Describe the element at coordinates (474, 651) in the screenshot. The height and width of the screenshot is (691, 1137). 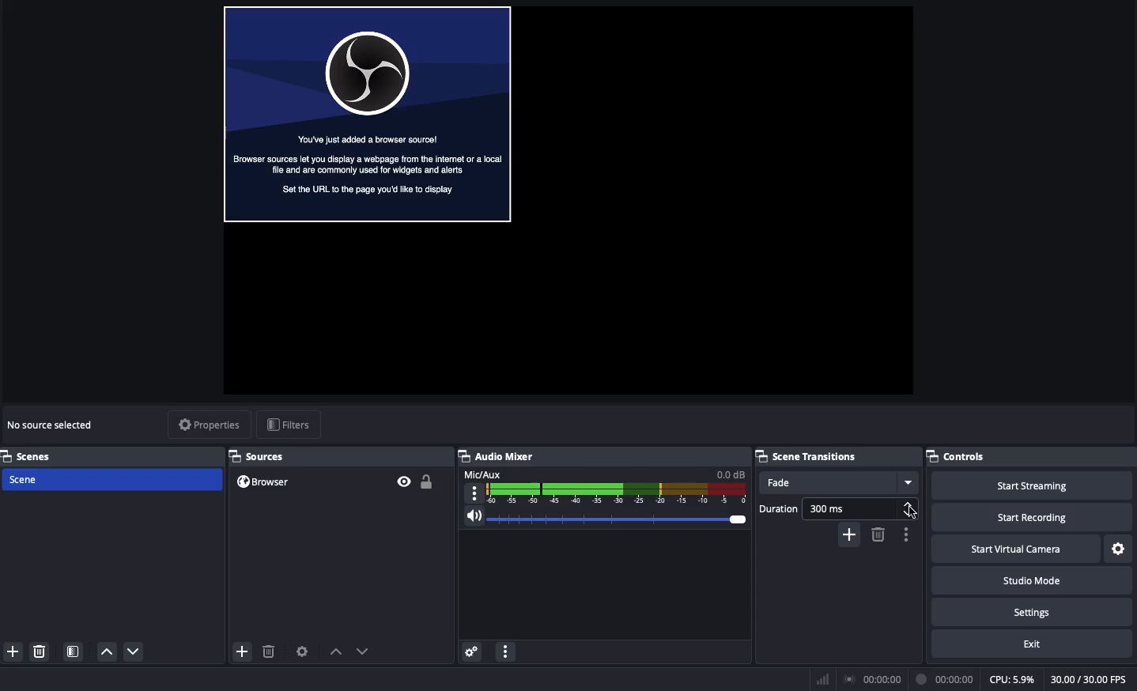
I see `Advanced audio menu` at that location.